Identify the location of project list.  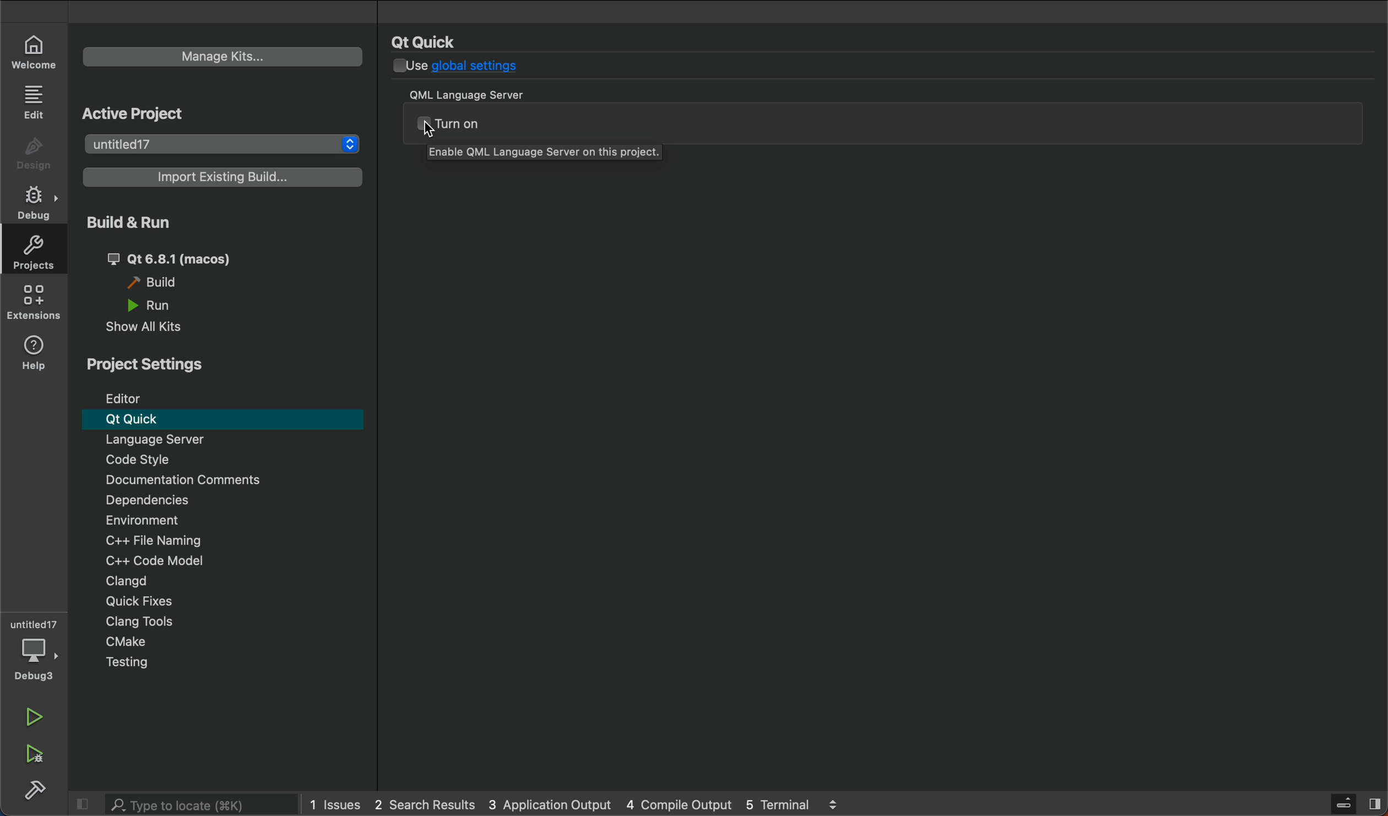
(223, 142).